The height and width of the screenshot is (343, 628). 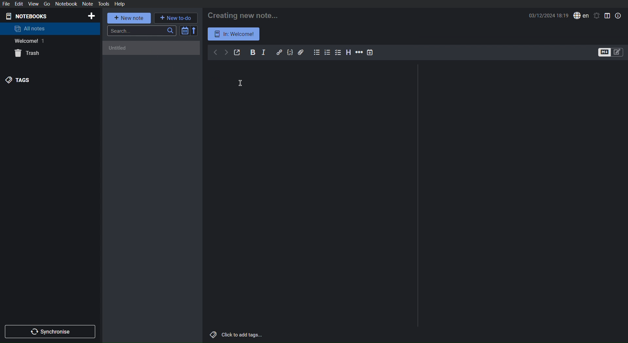 What do you see at coordinates (142, 31) in the screenshot?
I see `Search` at bounding box center [142, 31].